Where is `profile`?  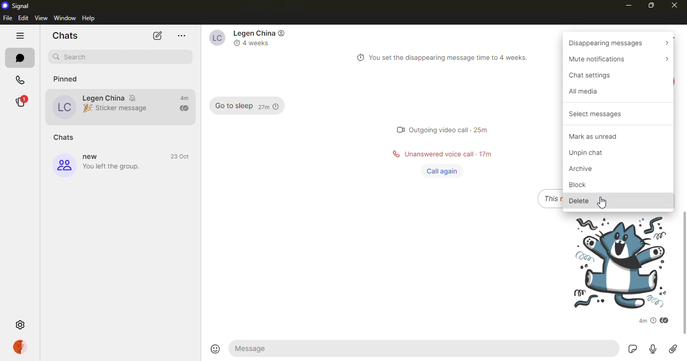
profile is located at coordinates (21, 347).